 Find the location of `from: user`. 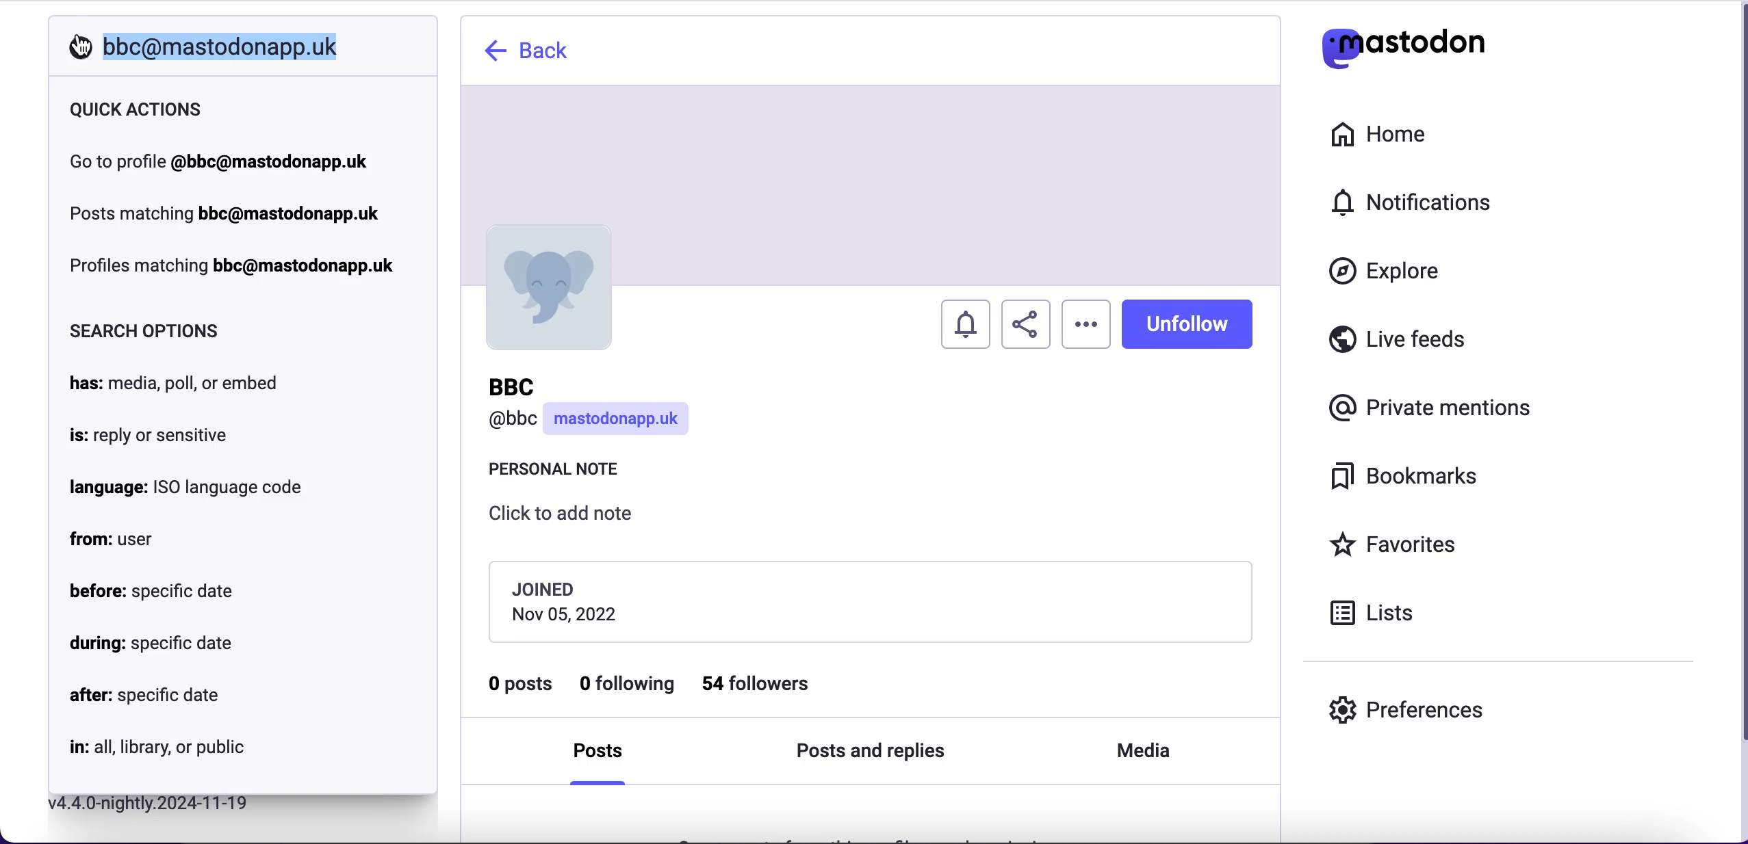

from: user is located at coordinates (114, 542).